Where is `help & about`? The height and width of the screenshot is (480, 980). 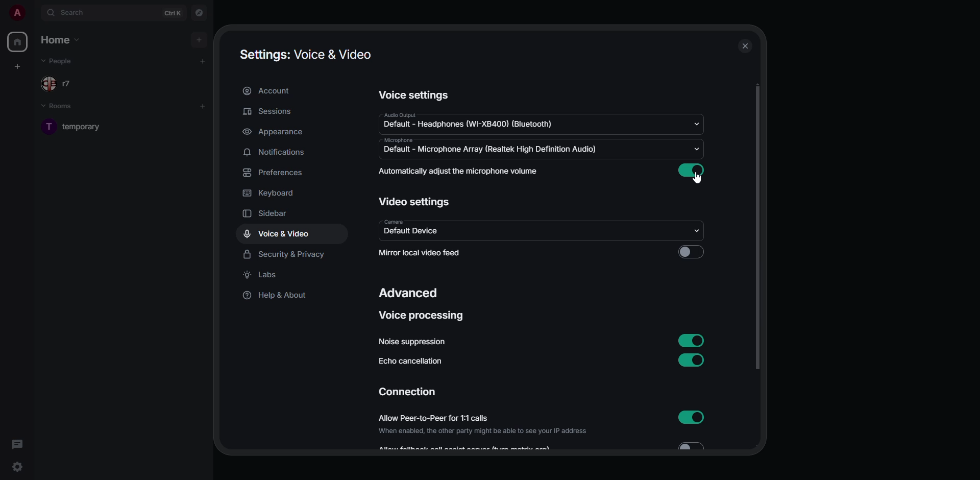 help & about is located at coordinates (279, 297).